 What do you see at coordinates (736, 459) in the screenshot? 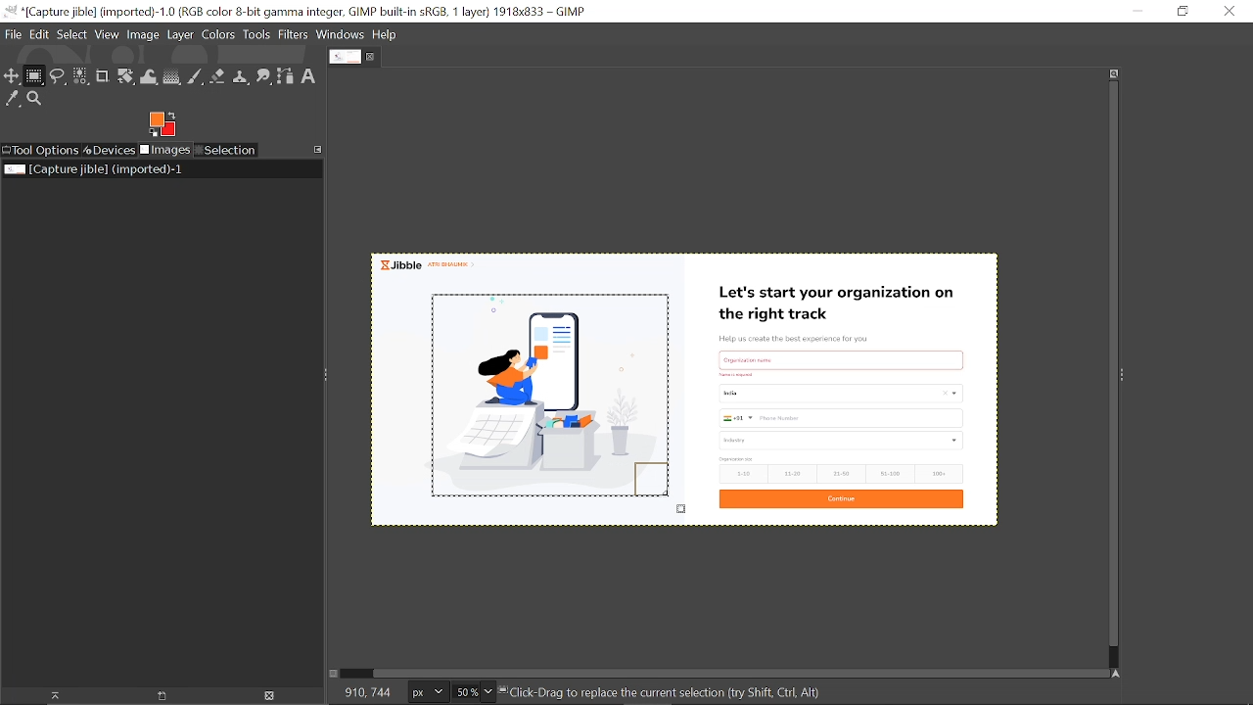
I see `size` at bounding box center [736, 459].